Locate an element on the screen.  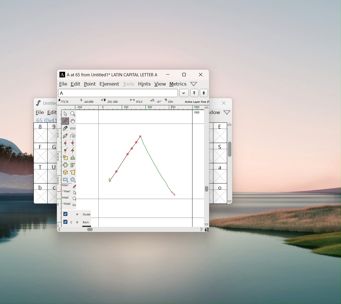
a is located at coordinates (220, 173).